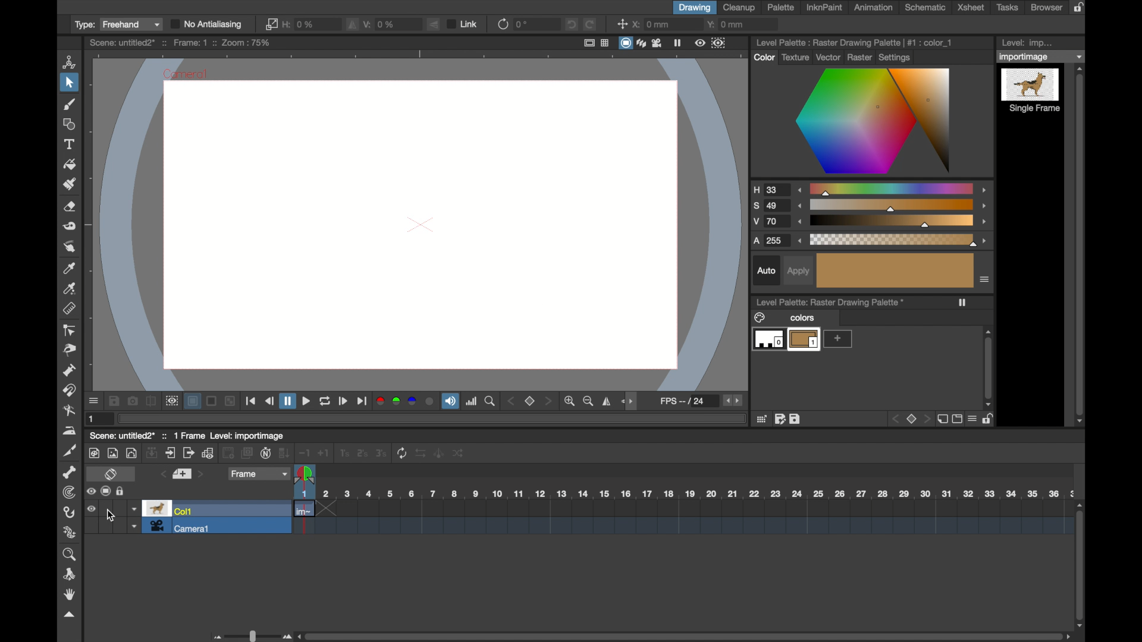 This screenshot has width=1142, height=642. What do you see at coordinates (247, 454) in the screenshot?
I see `screens` at bounding box center [247, 454].